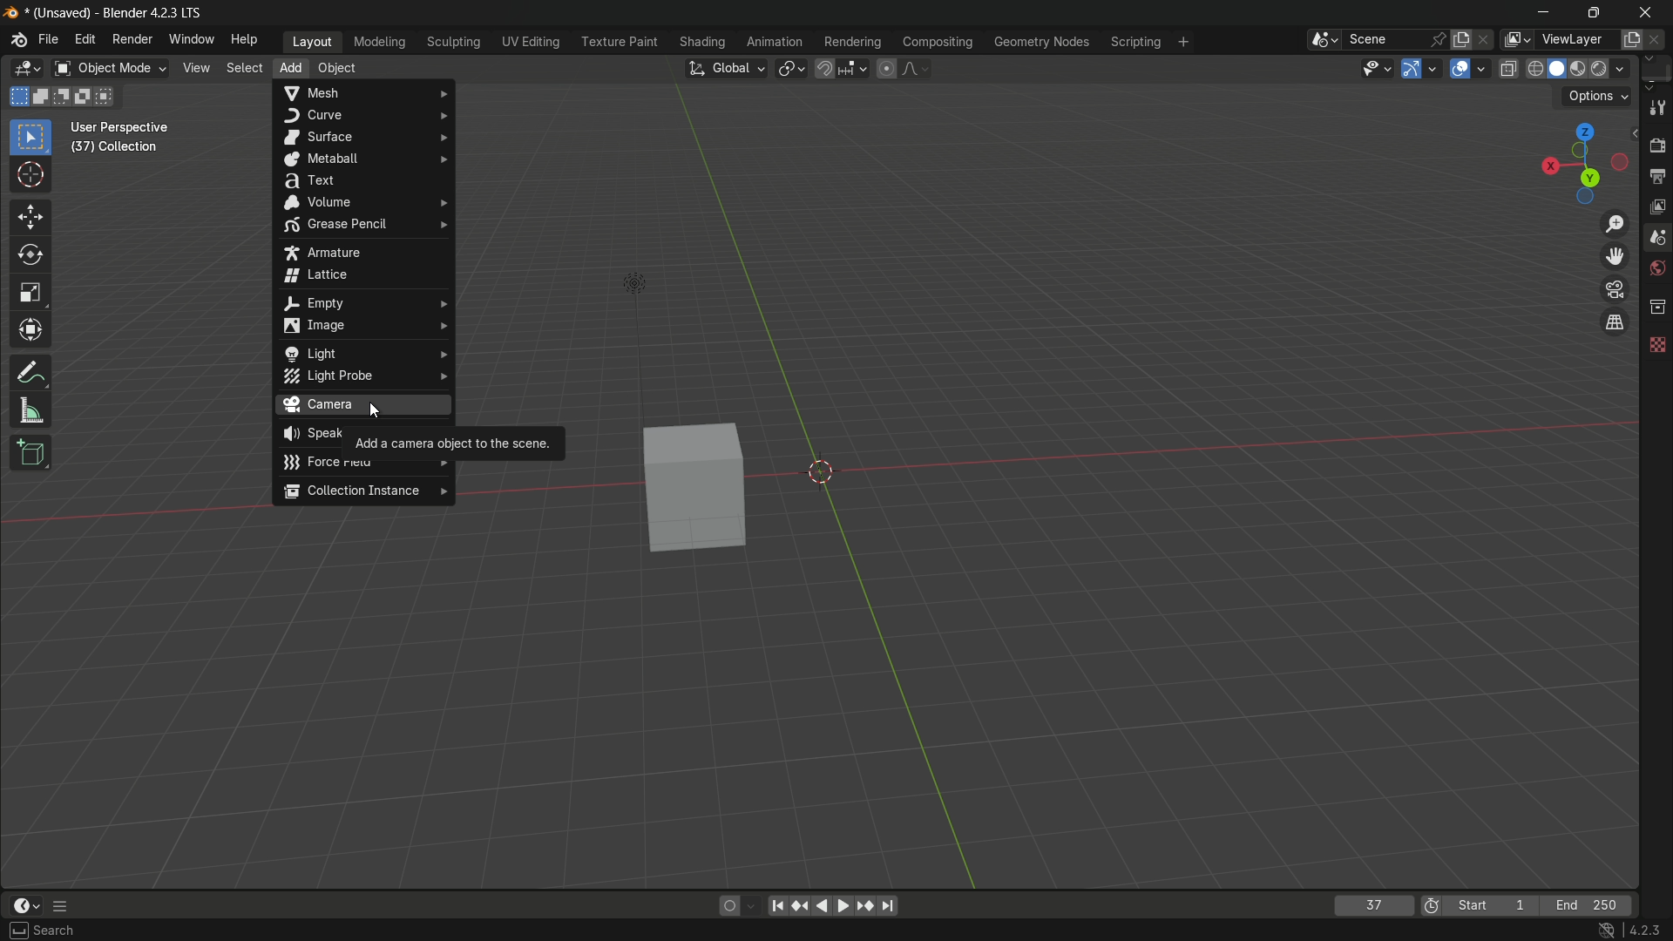 This screenshot has height=941, width=1673. Describe the element at coordinates (370, 413) in the screenshot. I see `cursor` at that location.